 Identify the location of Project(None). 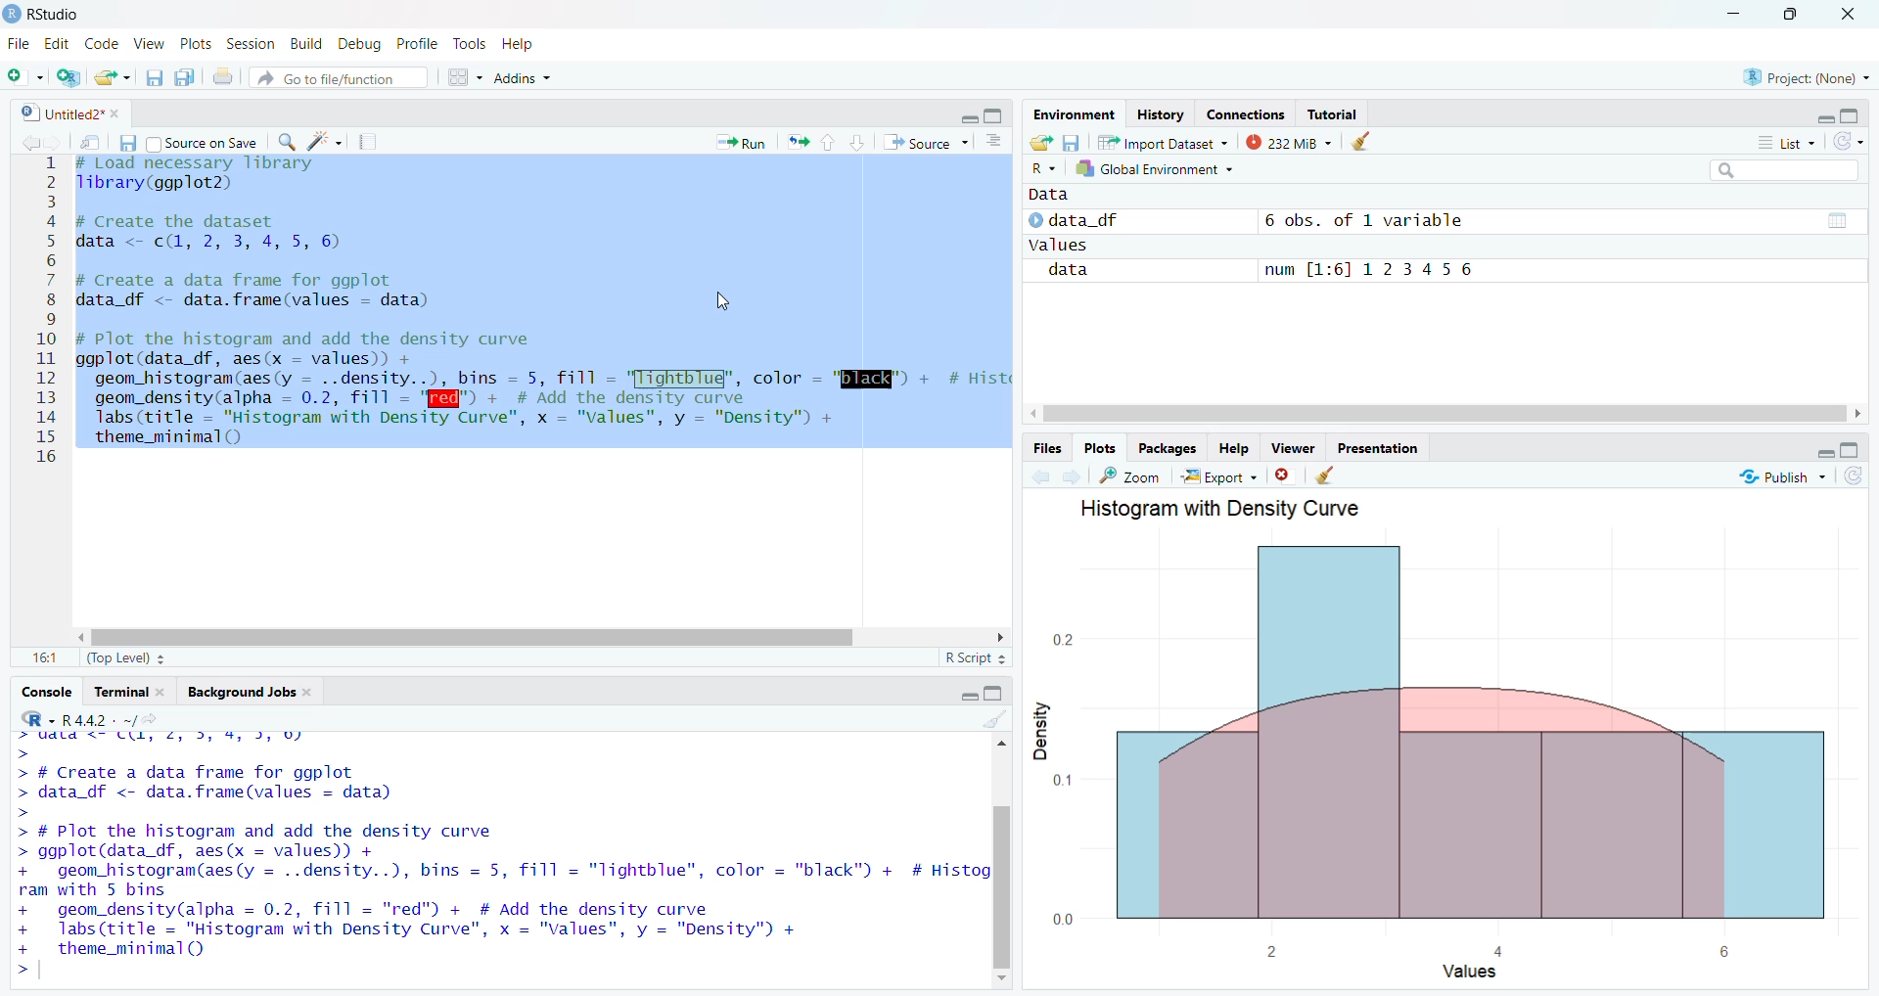
(1812, 77).